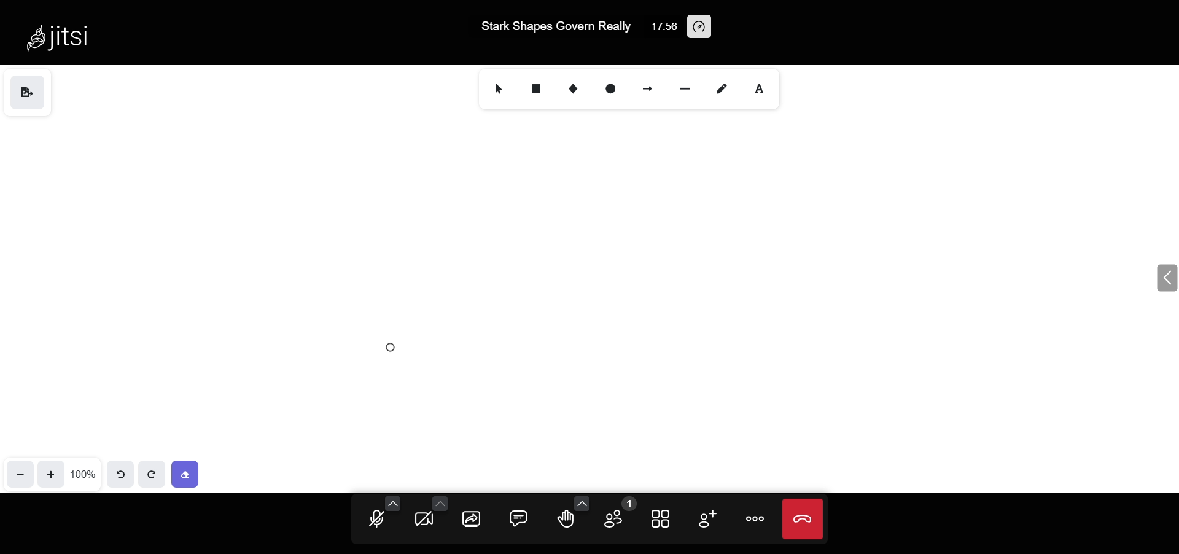 This screenshot has height=554, width=1179. I want to click on eraser, so click(185, 473).